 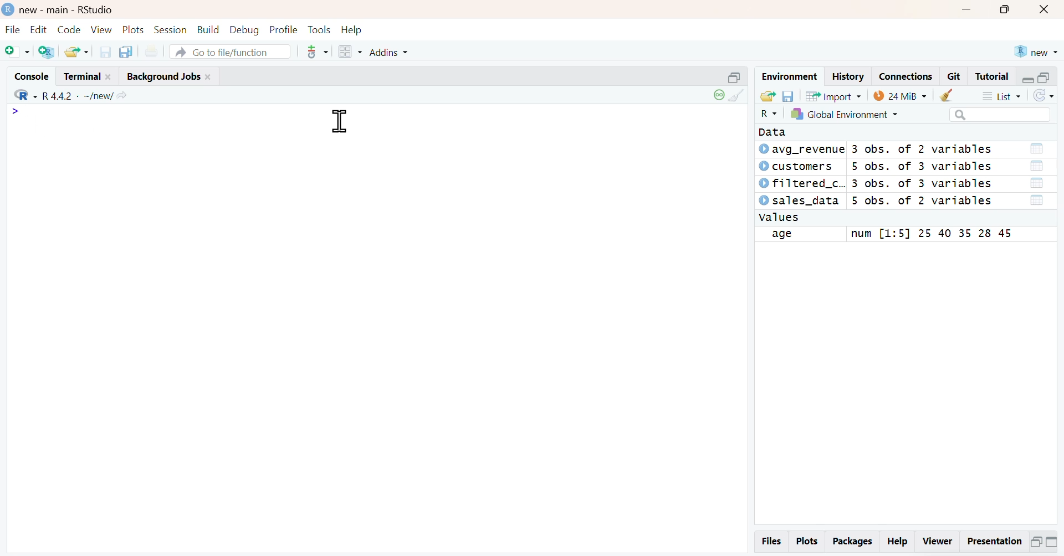 I want to click on Help, so click(x=352, y=30).